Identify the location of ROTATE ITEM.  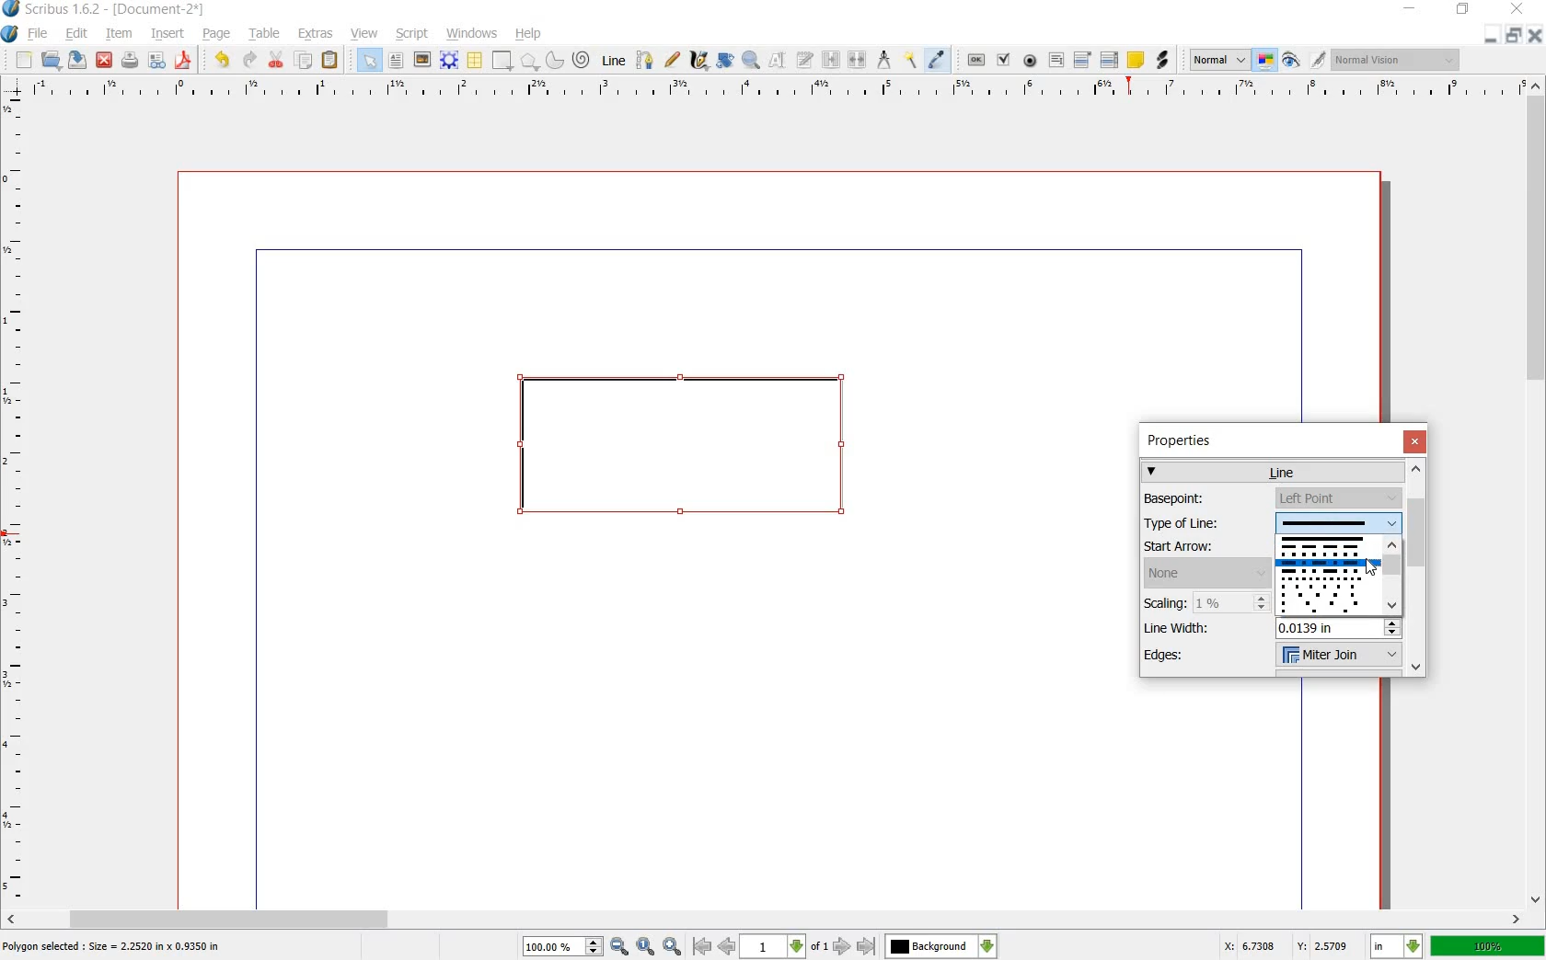
(726, 58).